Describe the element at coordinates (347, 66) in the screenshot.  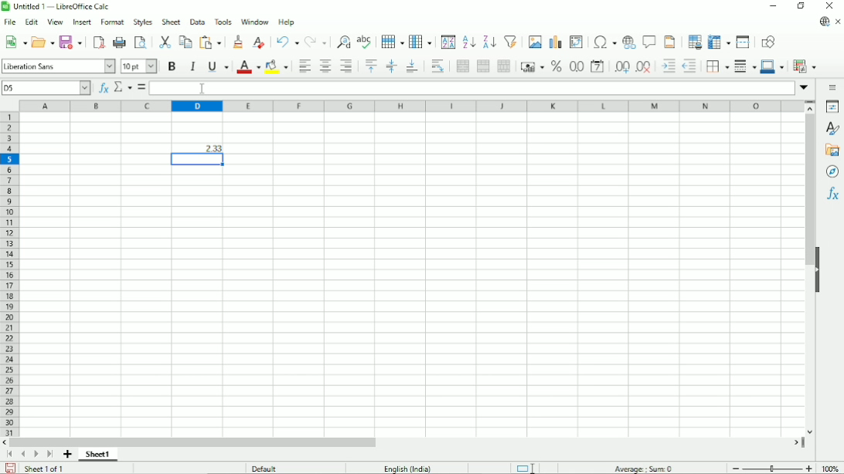
I see `Align right` at that location.